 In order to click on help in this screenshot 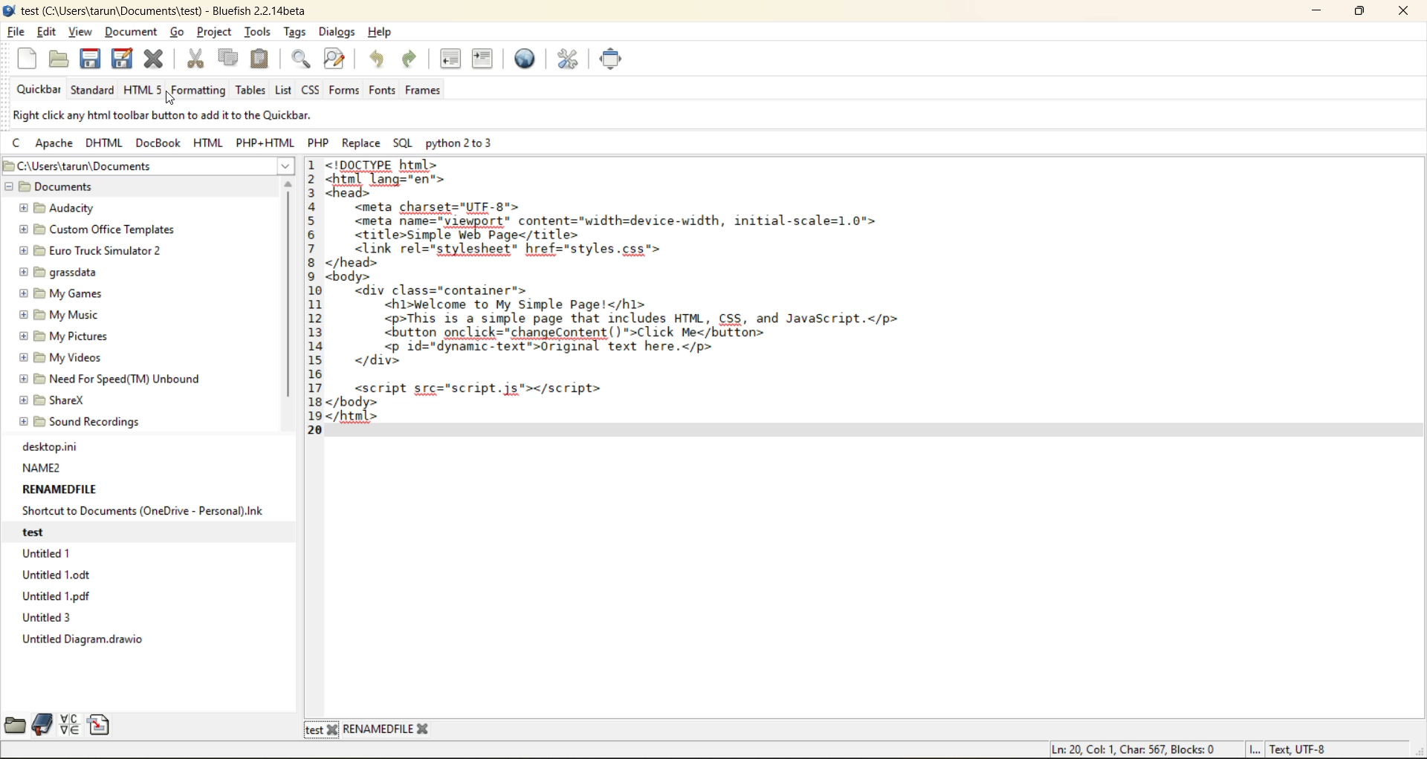, I will do `click(381, 33)`.